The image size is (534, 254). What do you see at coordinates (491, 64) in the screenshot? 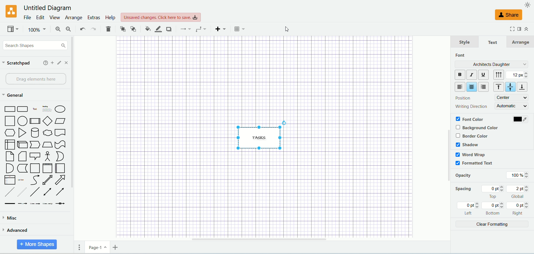
I see `architects daughter` at bounding box center [491, 64].